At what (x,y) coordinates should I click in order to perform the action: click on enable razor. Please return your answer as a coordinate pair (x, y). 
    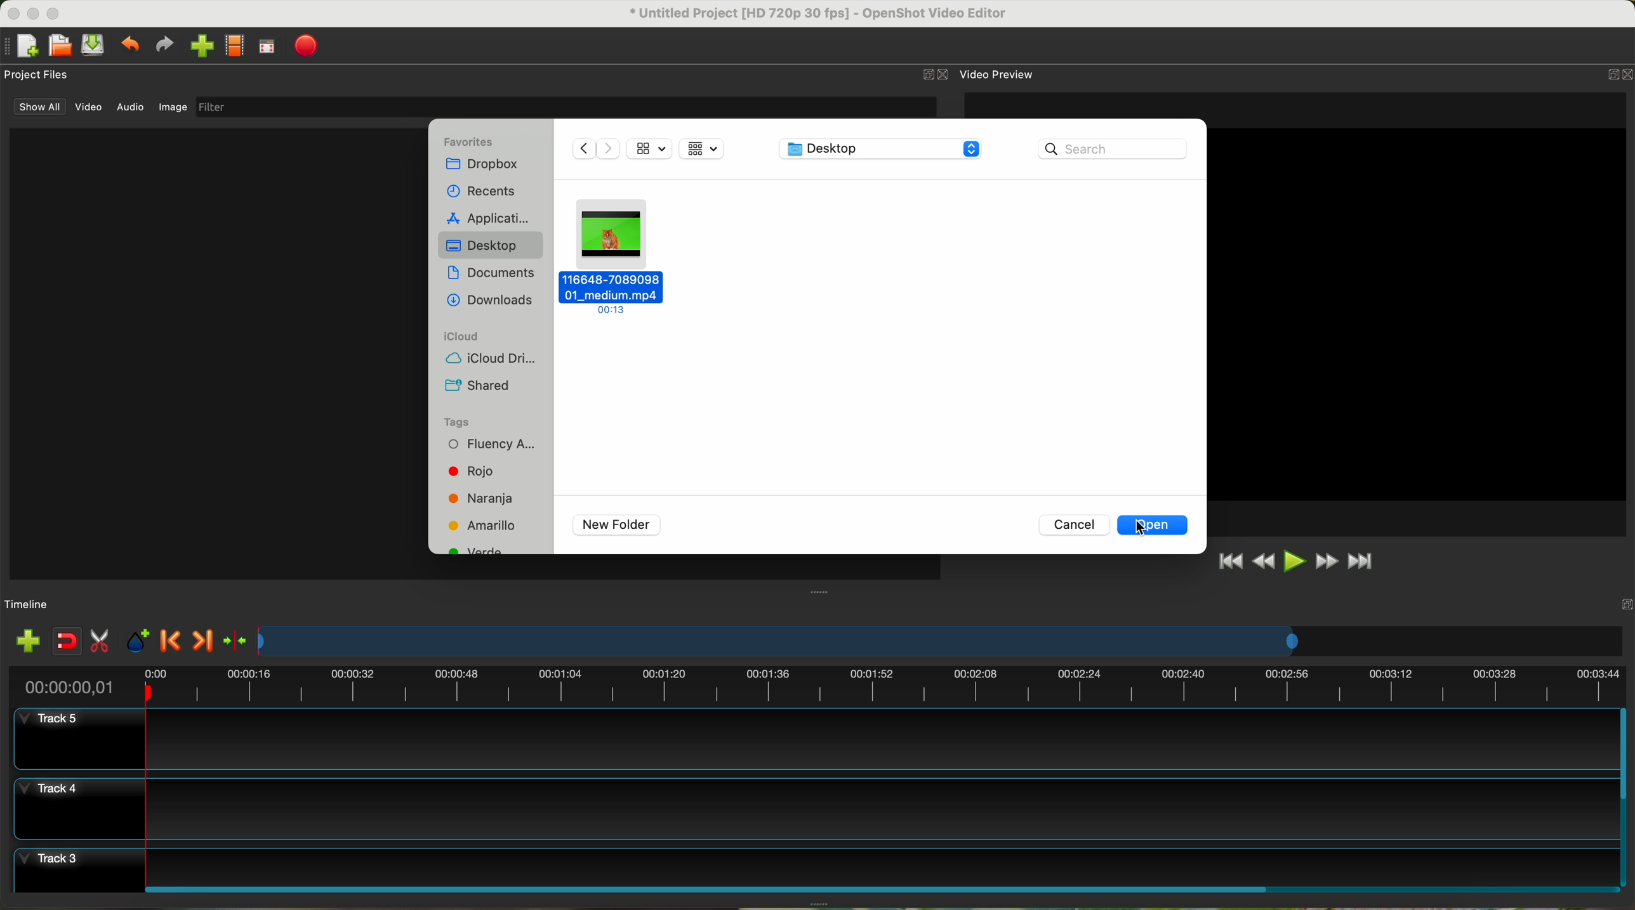
    Looking at the image, I should click on (100, 642).